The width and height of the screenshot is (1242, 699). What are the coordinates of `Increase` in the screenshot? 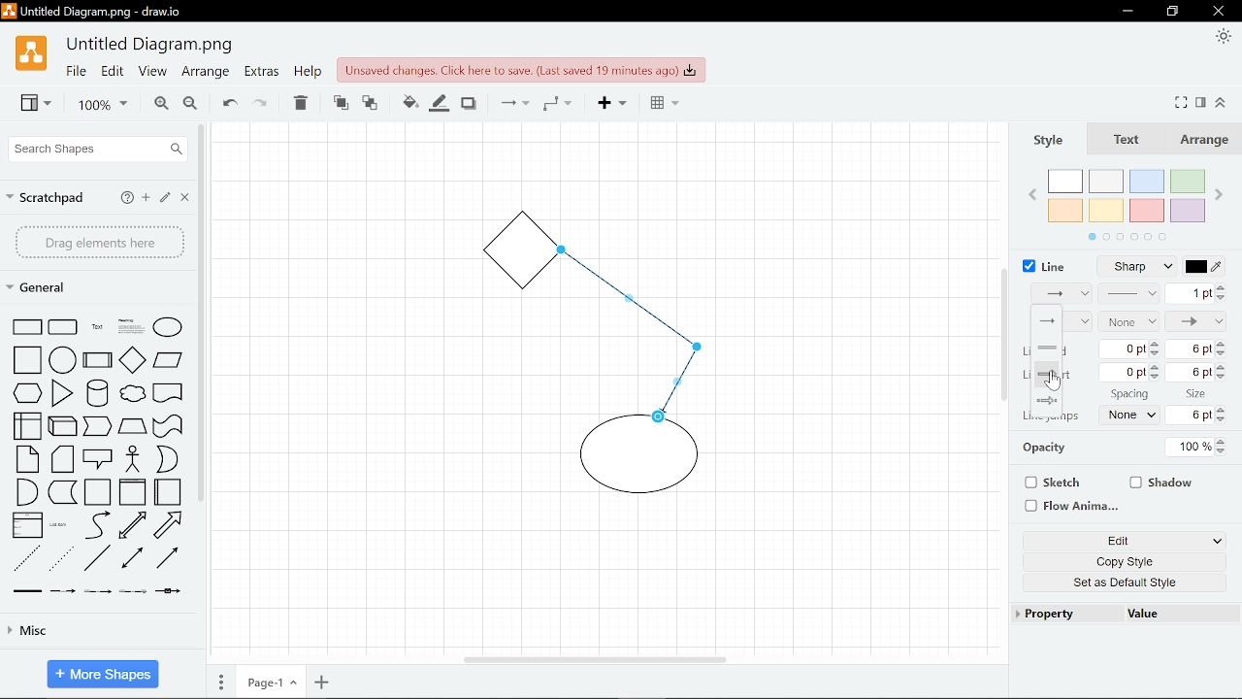 It's located at (1157, 368).